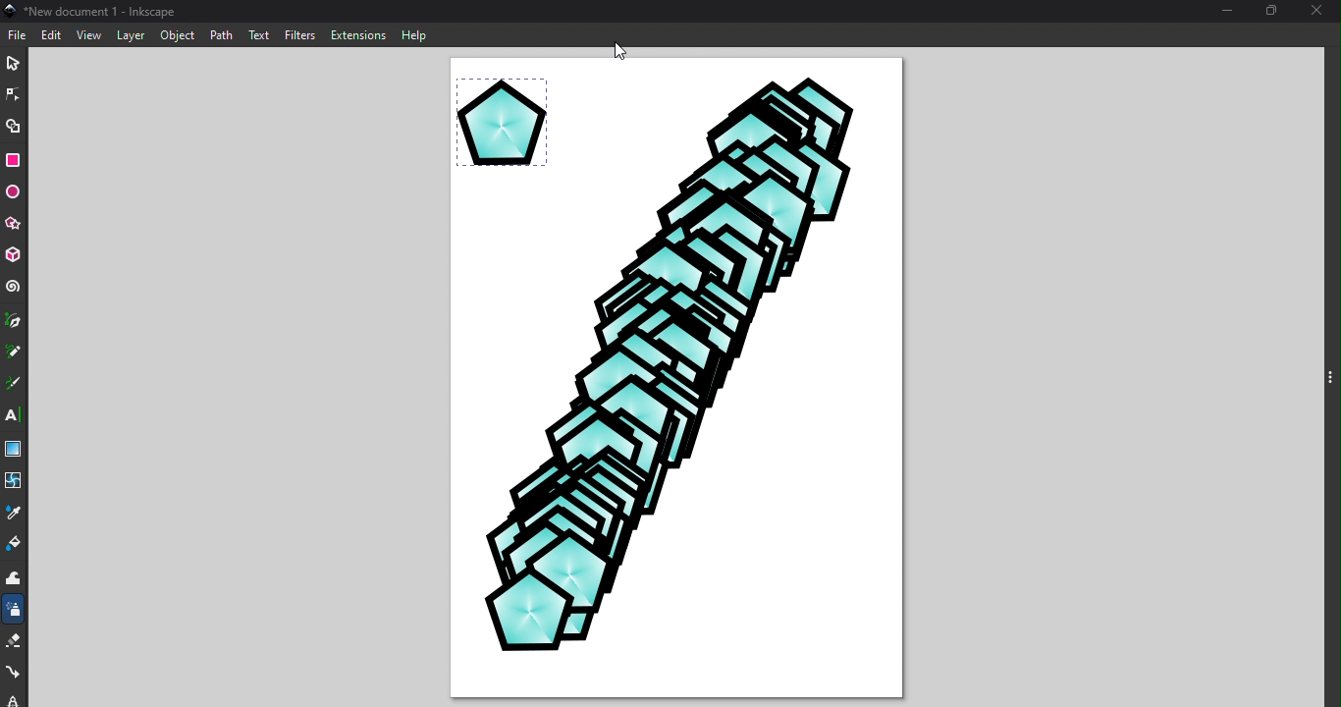 Image resolution: width=1341 pixels, height=707 pixels. I want to click on Path, so click(222, 34).